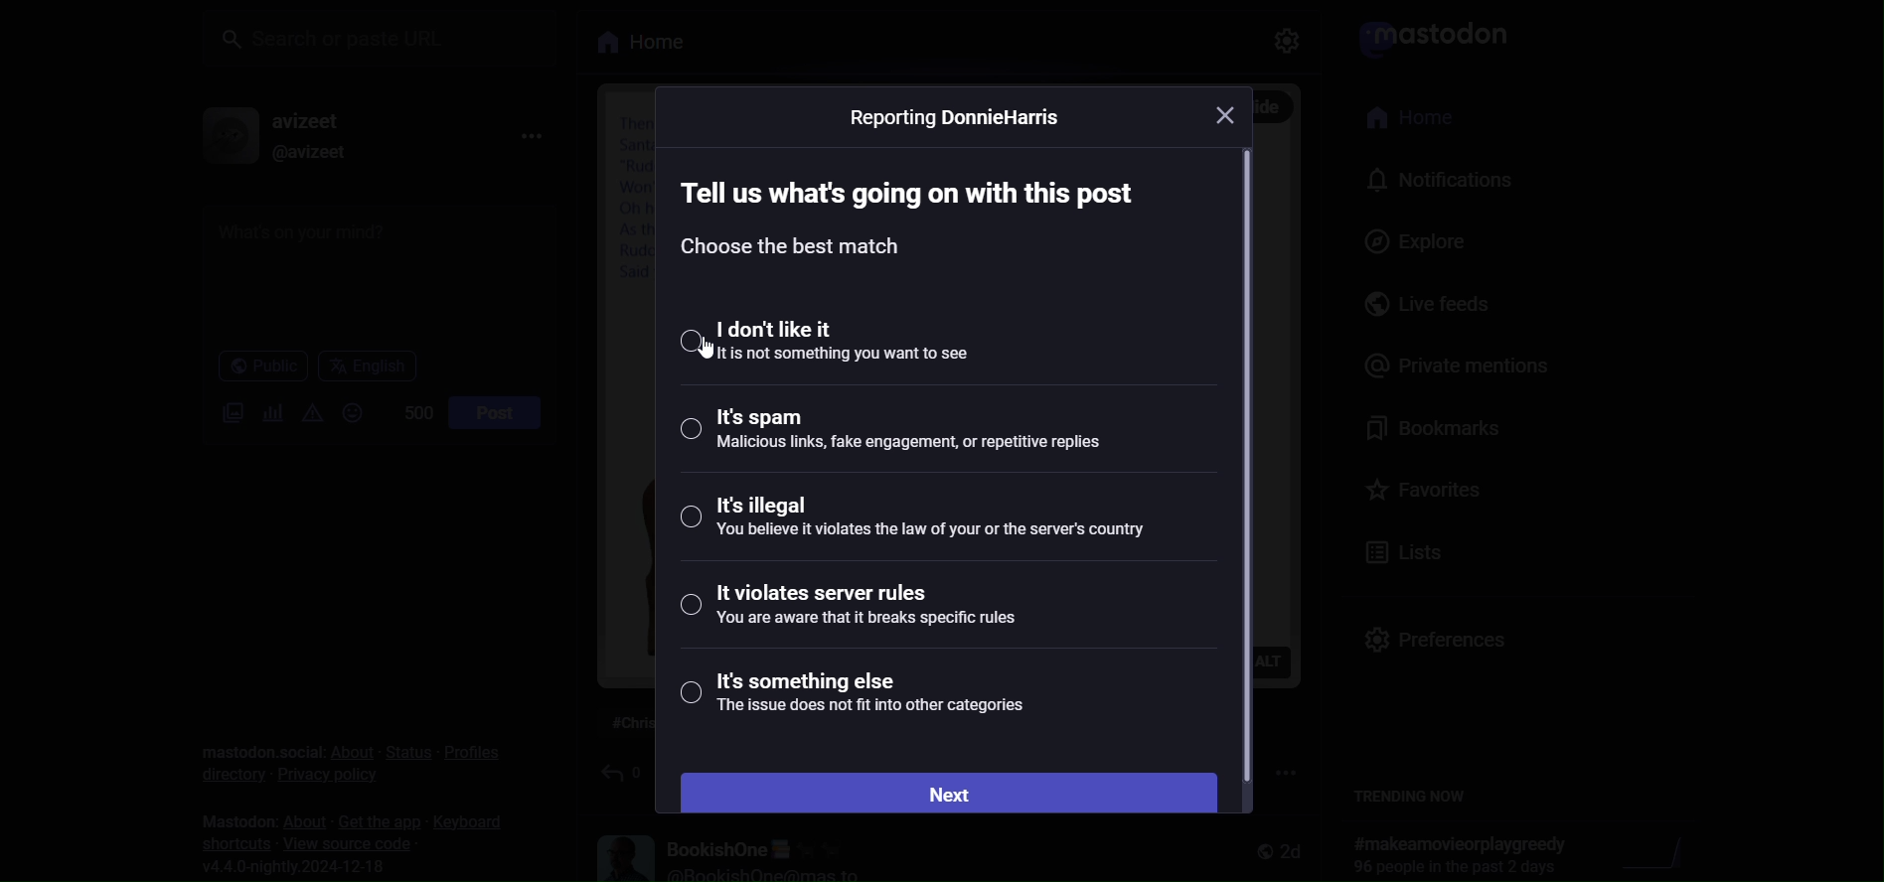  Describe the element at coordinates (304, 152) in the screenshot. I see `@avizeet` at that location.